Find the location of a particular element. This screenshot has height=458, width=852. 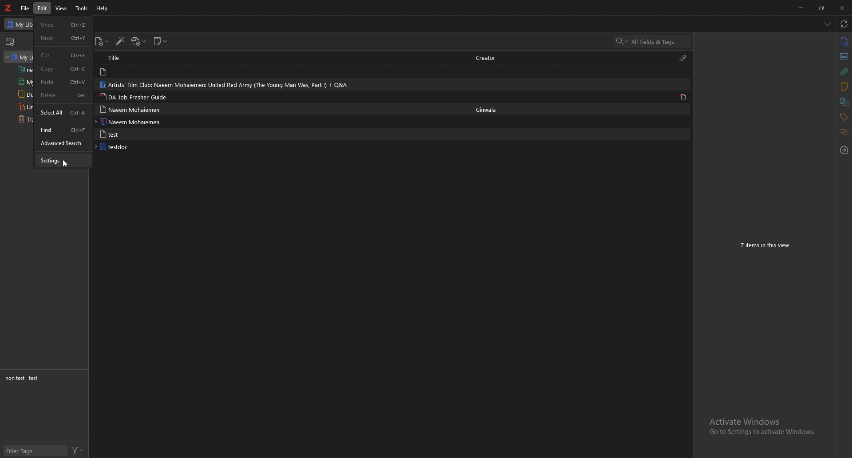

resize is located at coordinates (821, 8).